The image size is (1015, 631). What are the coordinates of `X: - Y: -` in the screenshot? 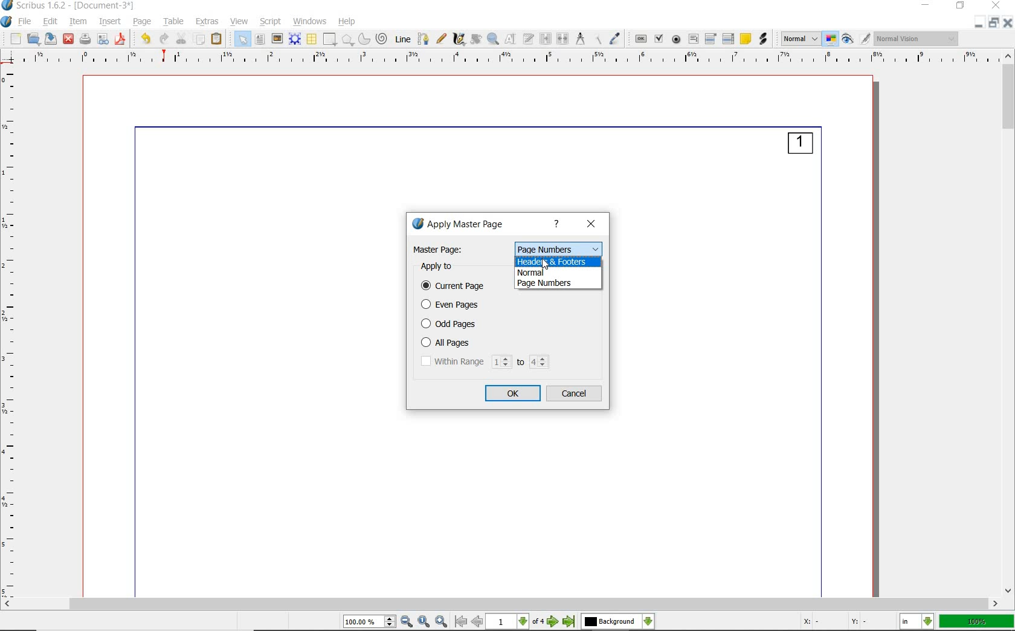 It's located at (834, 623).